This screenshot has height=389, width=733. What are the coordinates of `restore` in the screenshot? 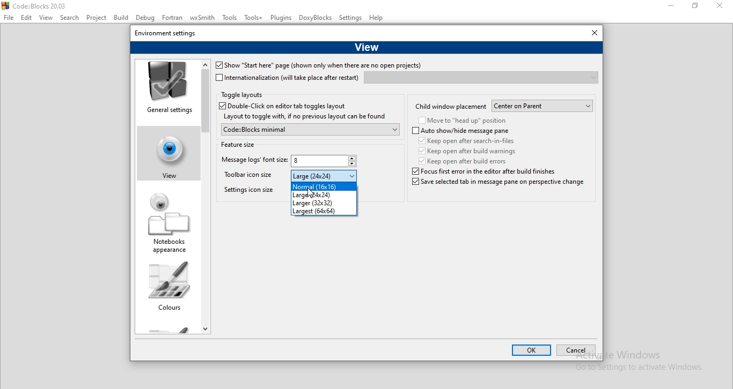 It's located at (698, 7).